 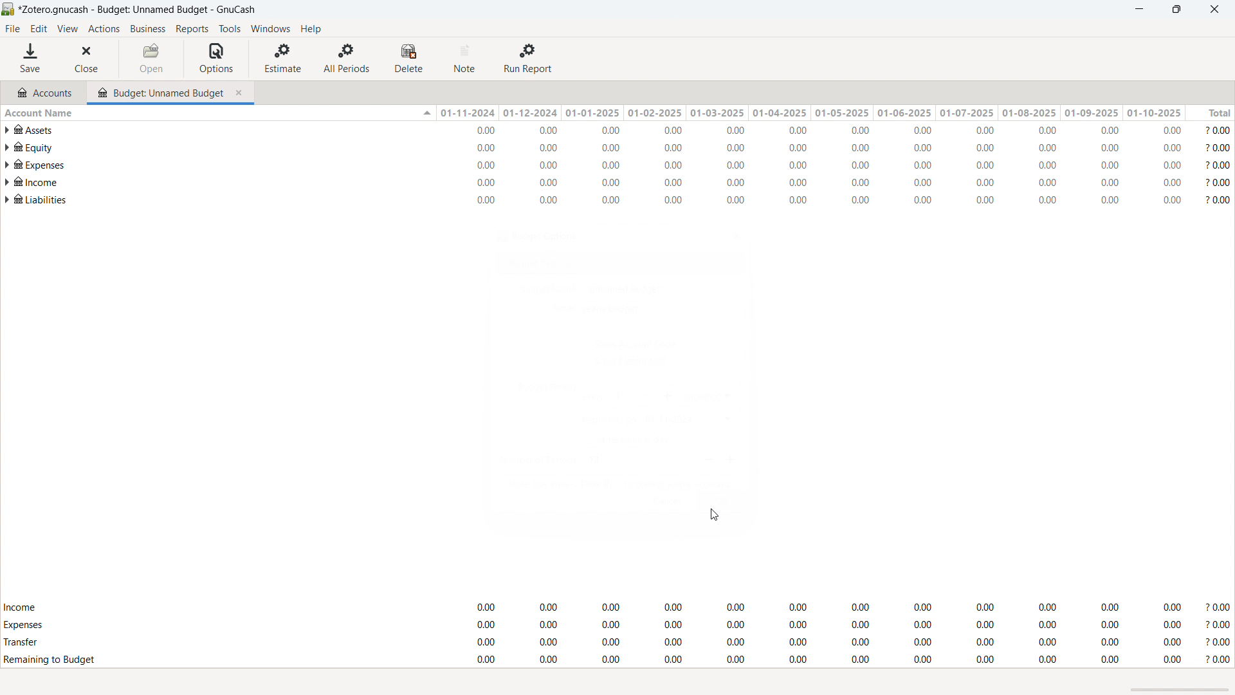 What do you see at coordinates (1030, 113) in the screenshot?
I see `01-08-2025` at bounding box center [1030, 113].